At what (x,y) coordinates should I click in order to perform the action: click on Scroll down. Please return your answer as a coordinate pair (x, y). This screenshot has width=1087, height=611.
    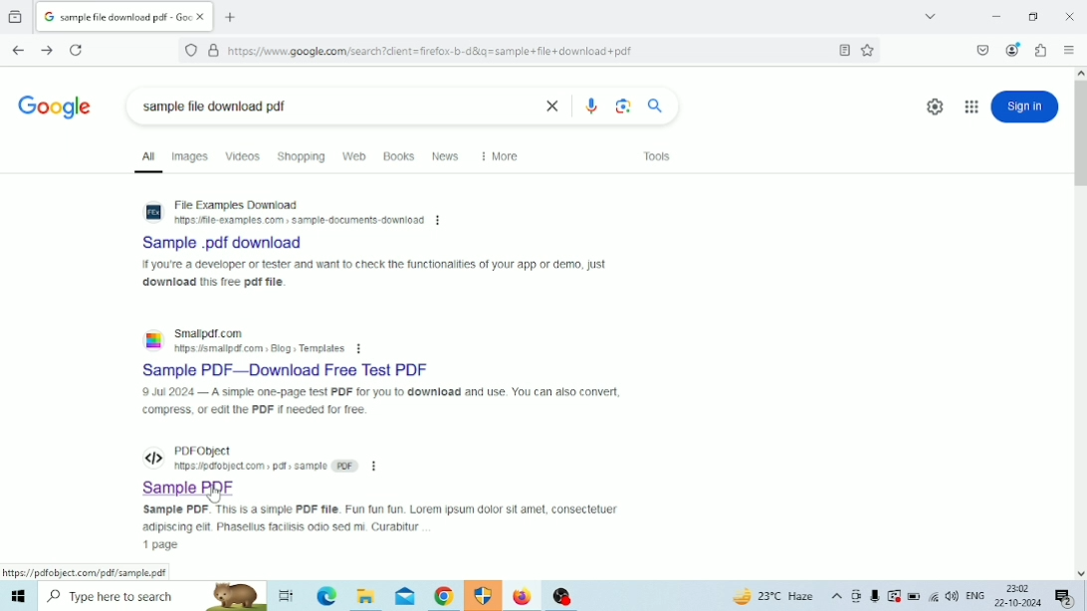
    Looking at the image, I should click on (1080, 572).